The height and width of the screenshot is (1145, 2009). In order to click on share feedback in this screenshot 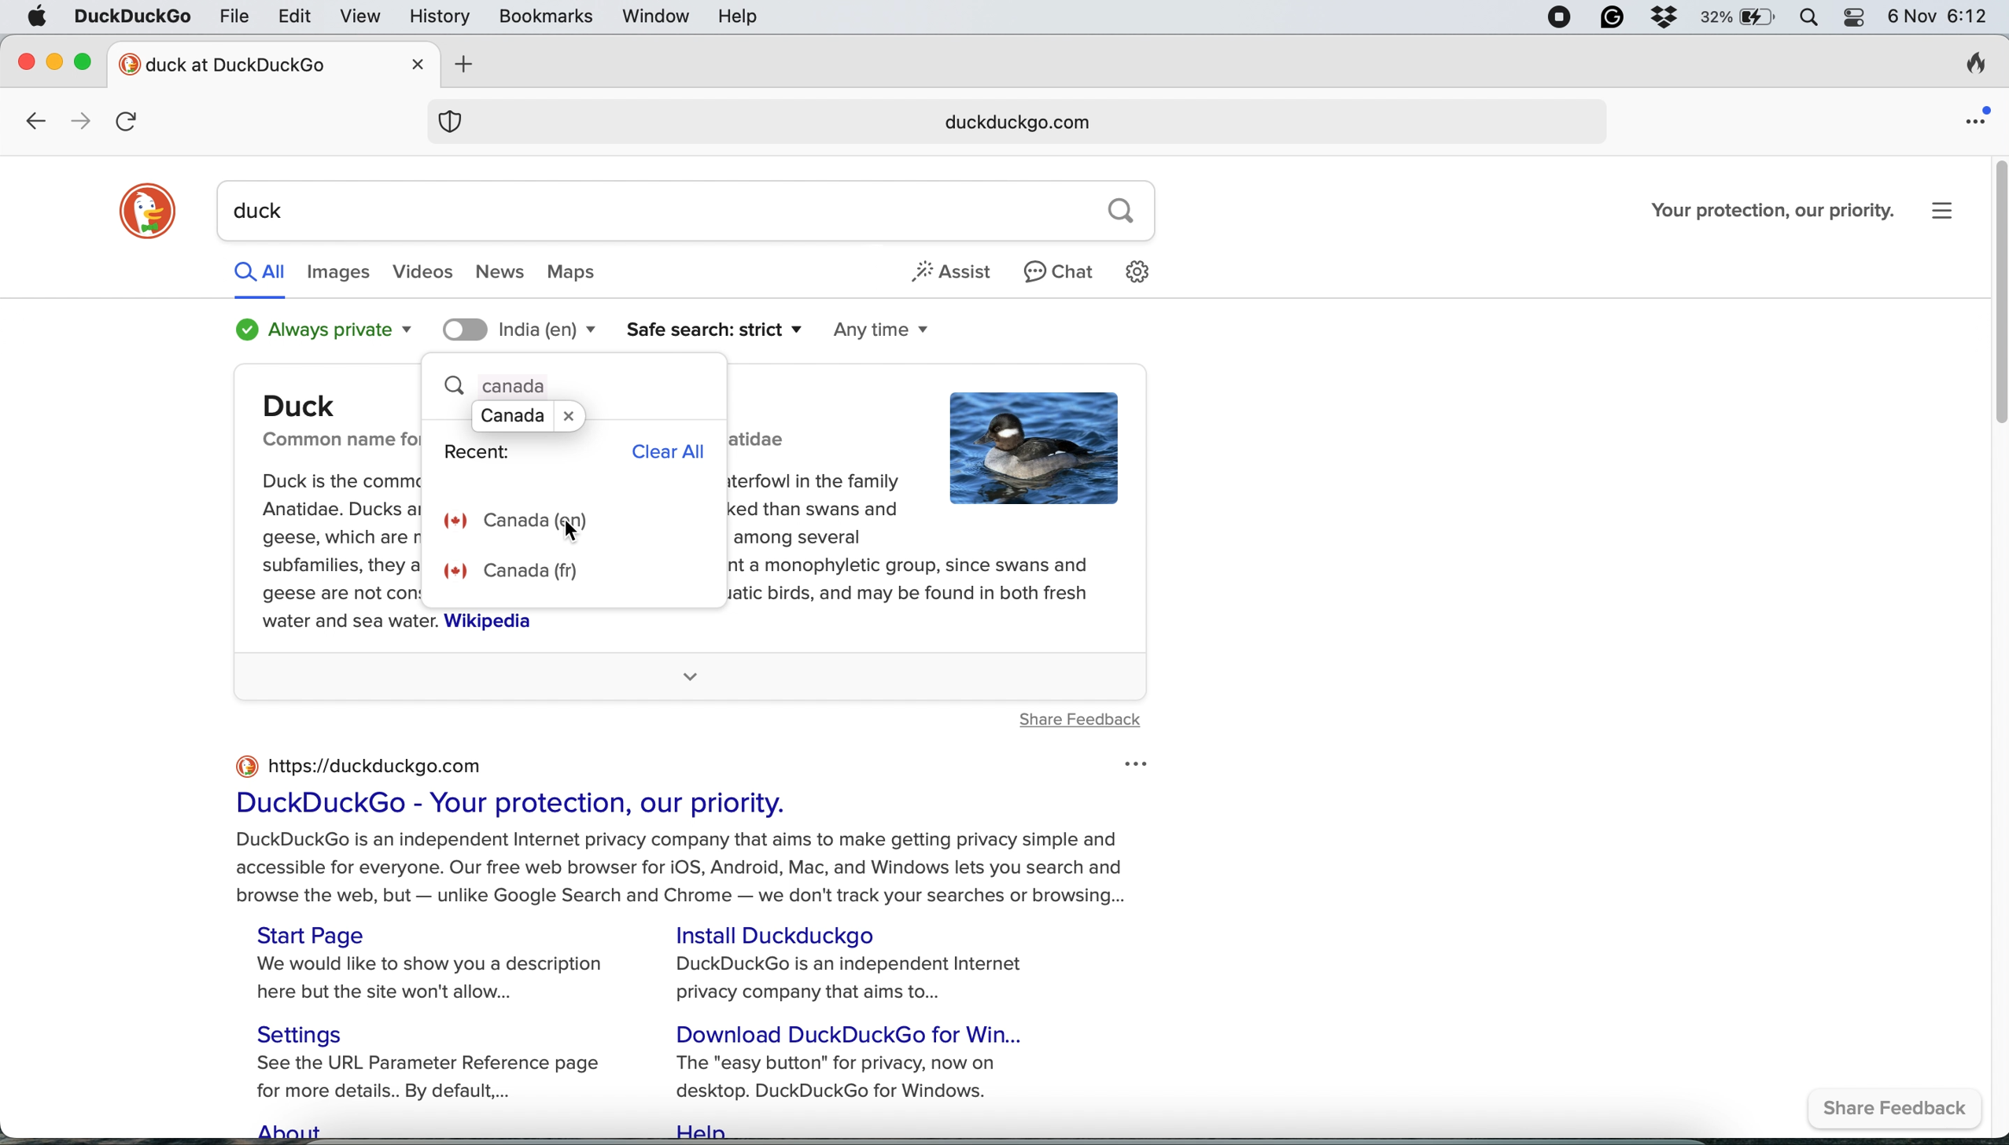, I will do `click(1080, 719)`.